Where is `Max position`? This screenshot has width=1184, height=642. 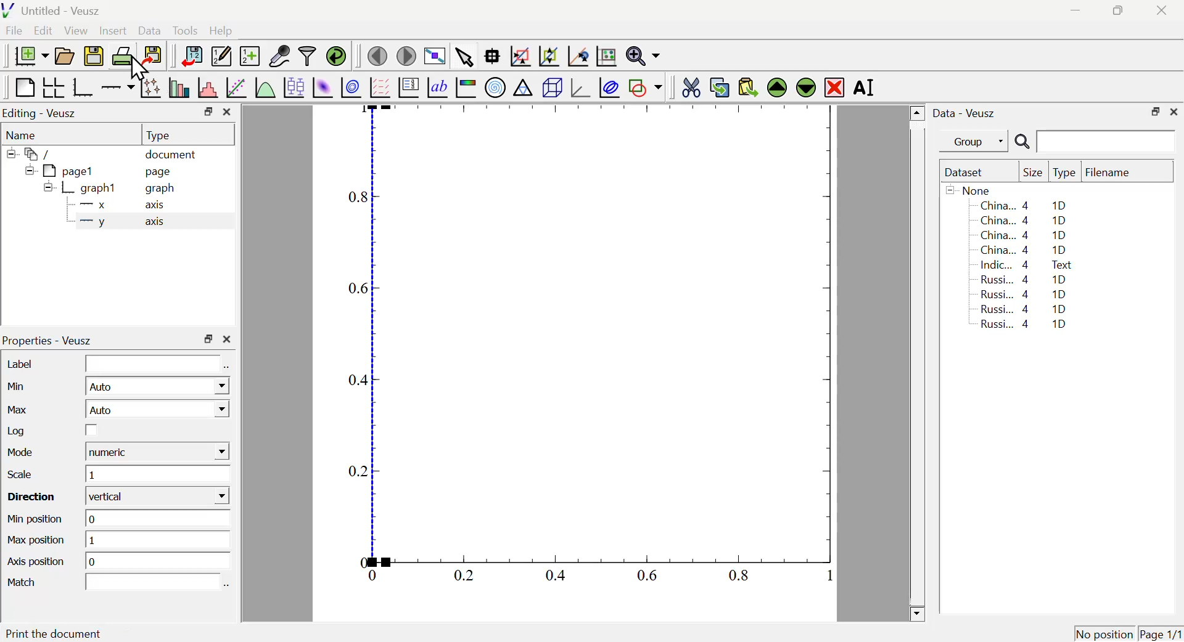
Max position is located at coordinates (38, 541).